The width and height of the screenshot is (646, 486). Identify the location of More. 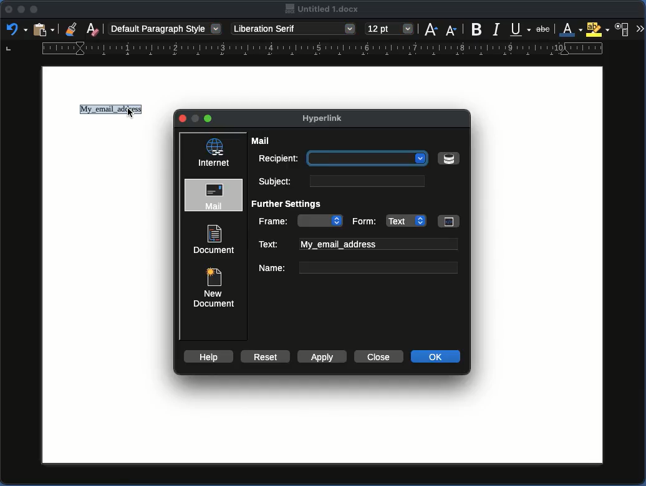
(640, 27).